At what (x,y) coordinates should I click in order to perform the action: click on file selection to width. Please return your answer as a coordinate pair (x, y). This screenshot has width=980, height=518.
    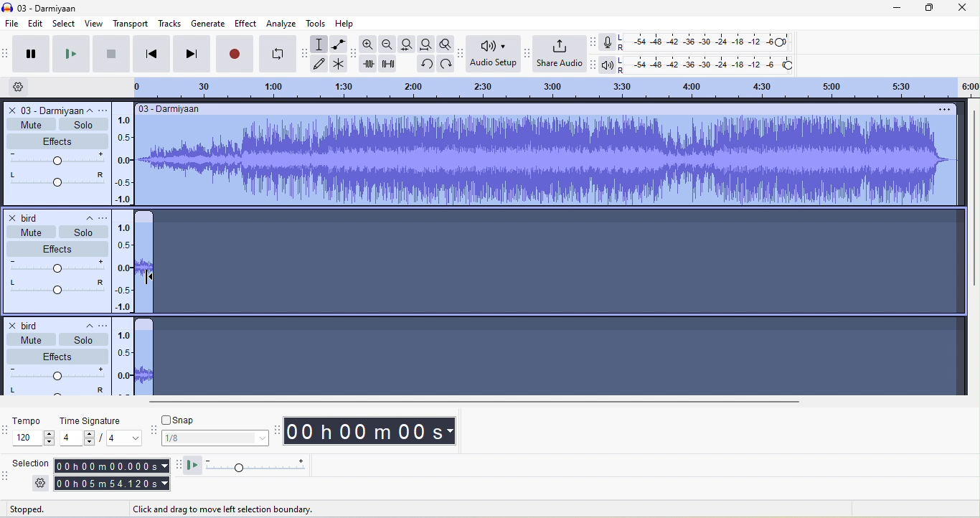
    Looking at the image, I should click on (409, 44).